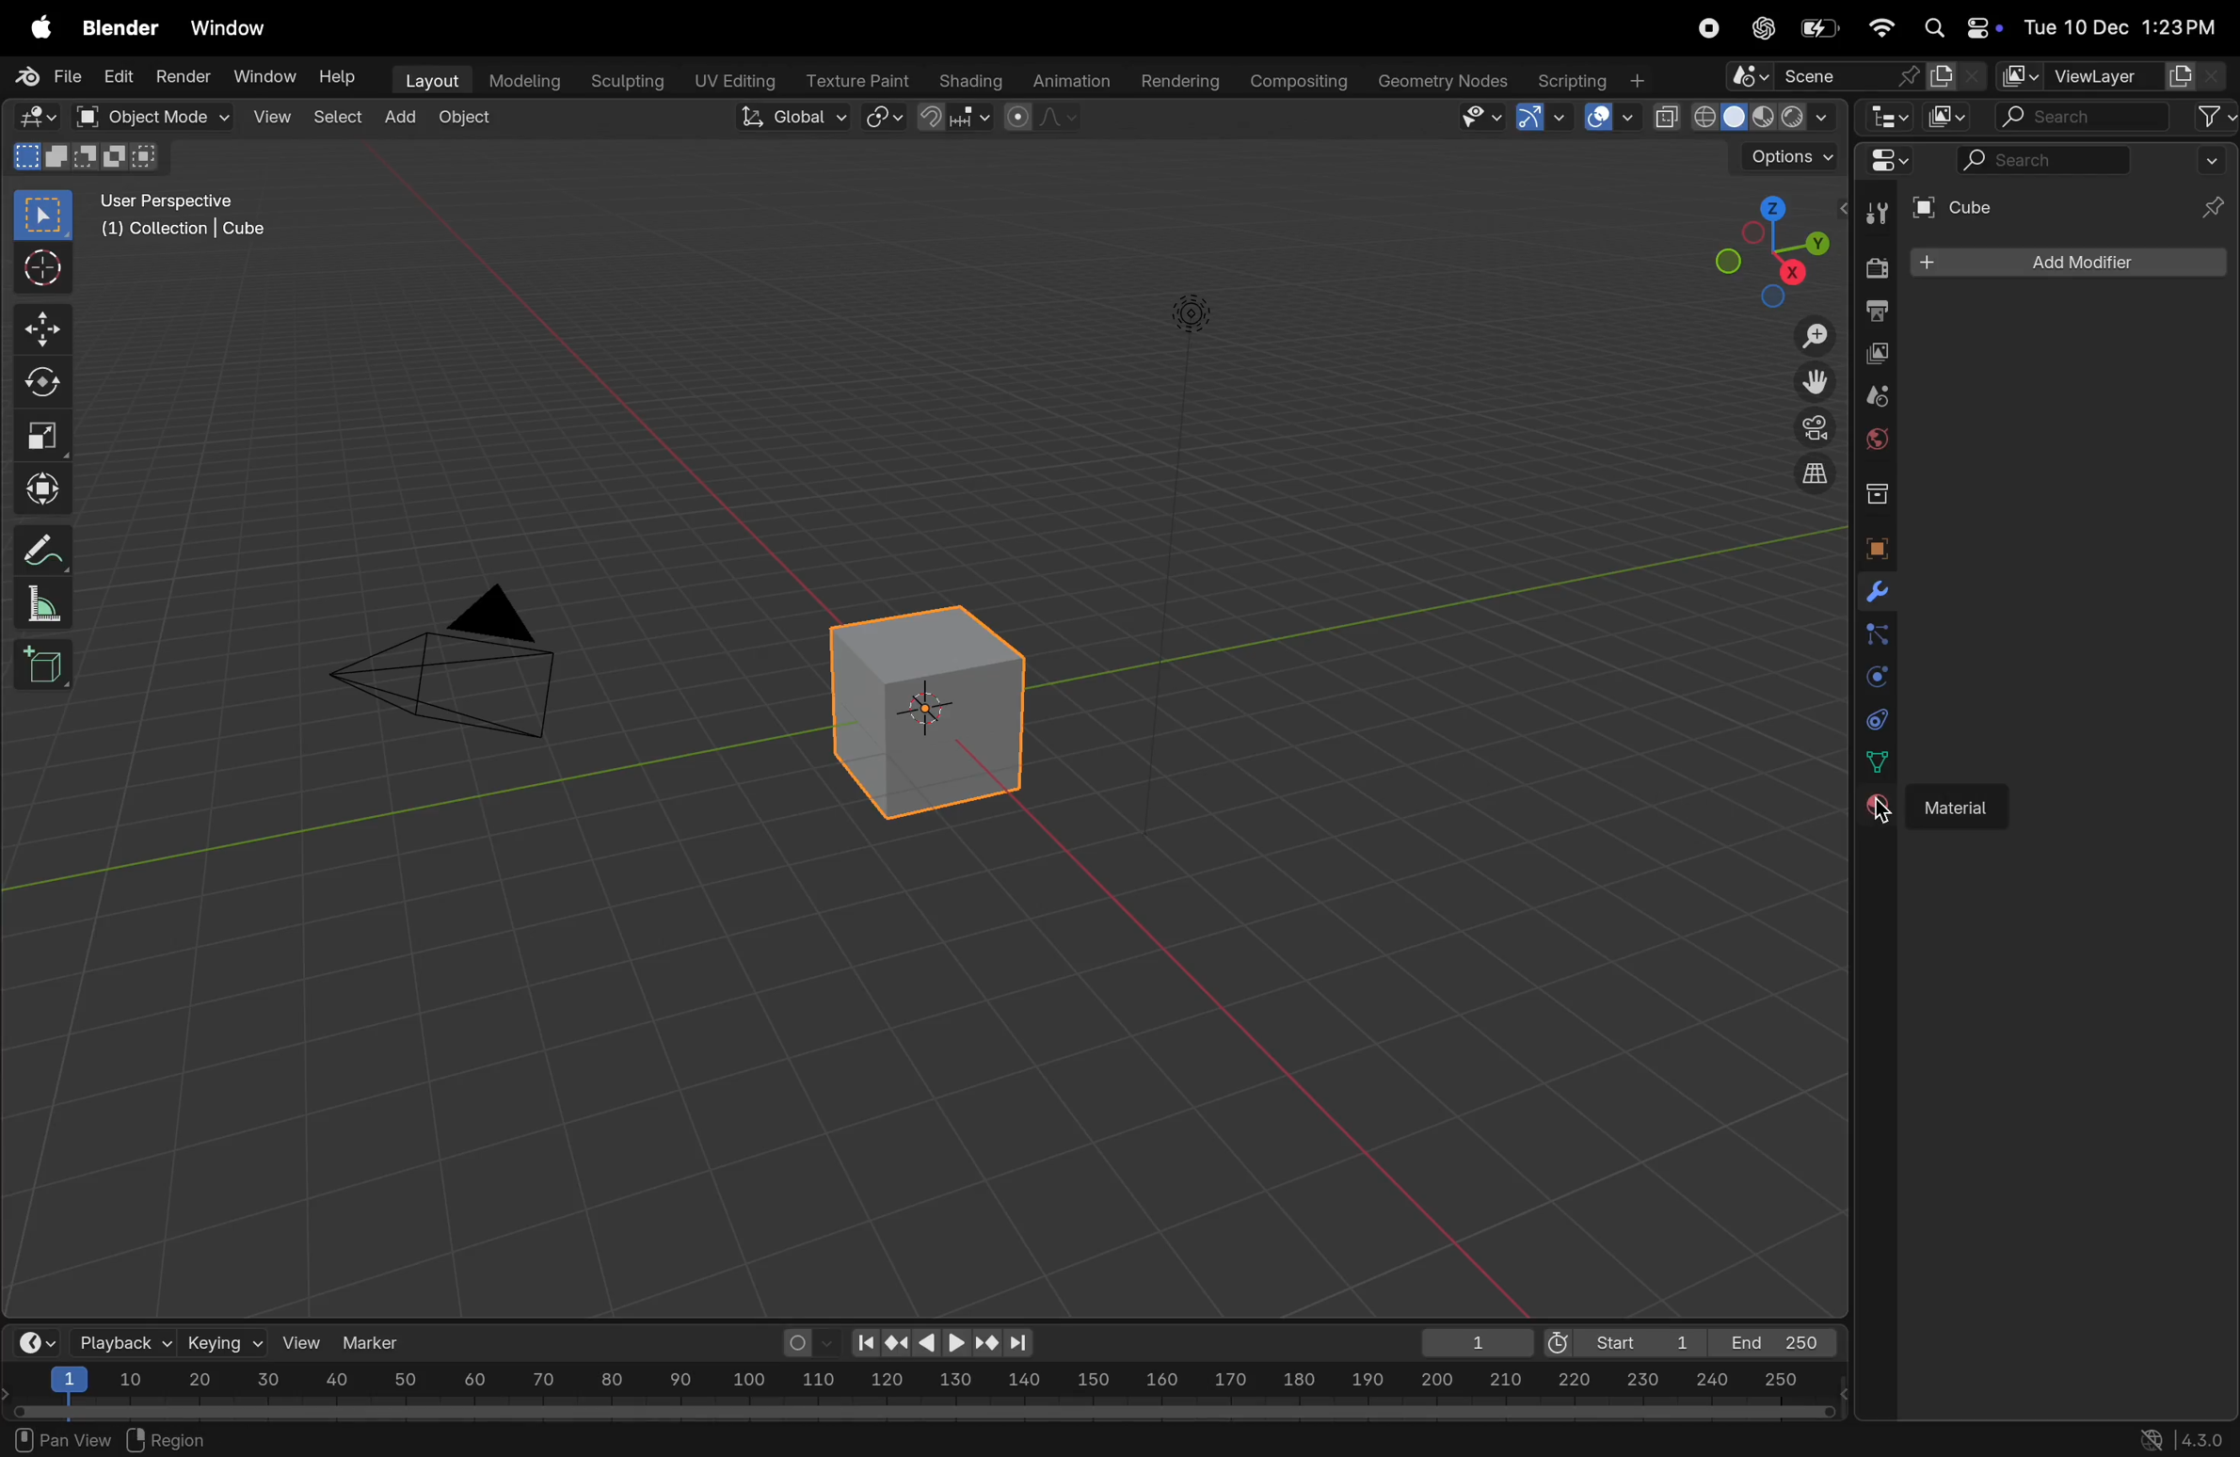  What do you see at coordinates (1872, 490) in the screenshot?
I see `collection` at bounding box center [1872, 490].